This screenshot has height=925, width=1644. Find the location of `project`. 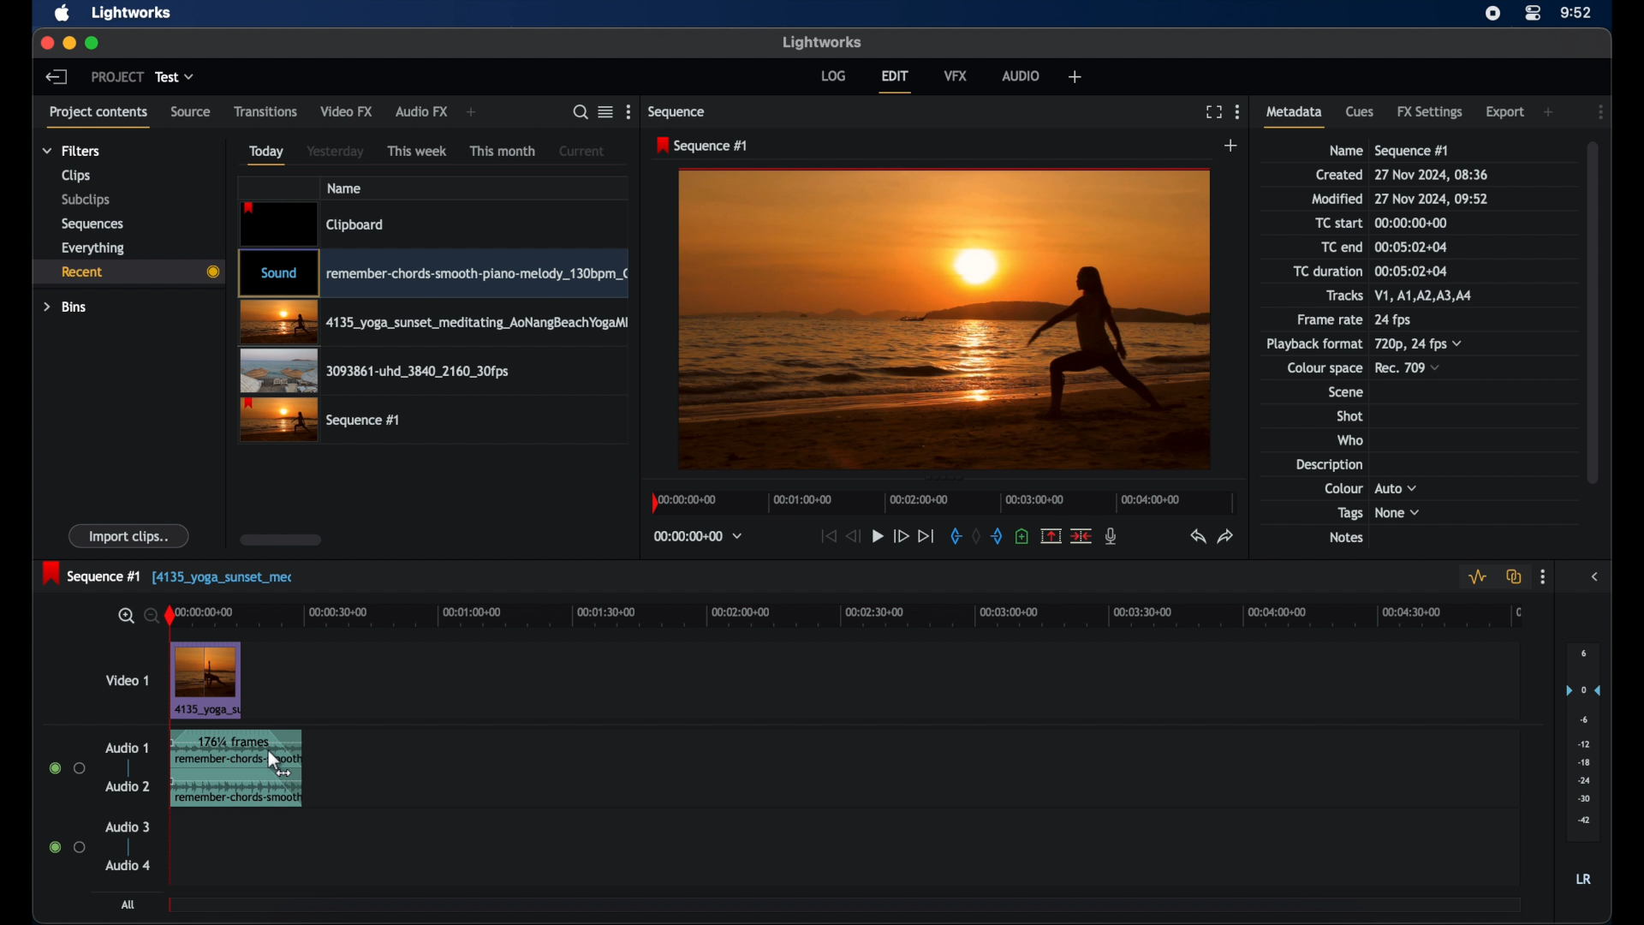

project is located at coordinates (116, 76).